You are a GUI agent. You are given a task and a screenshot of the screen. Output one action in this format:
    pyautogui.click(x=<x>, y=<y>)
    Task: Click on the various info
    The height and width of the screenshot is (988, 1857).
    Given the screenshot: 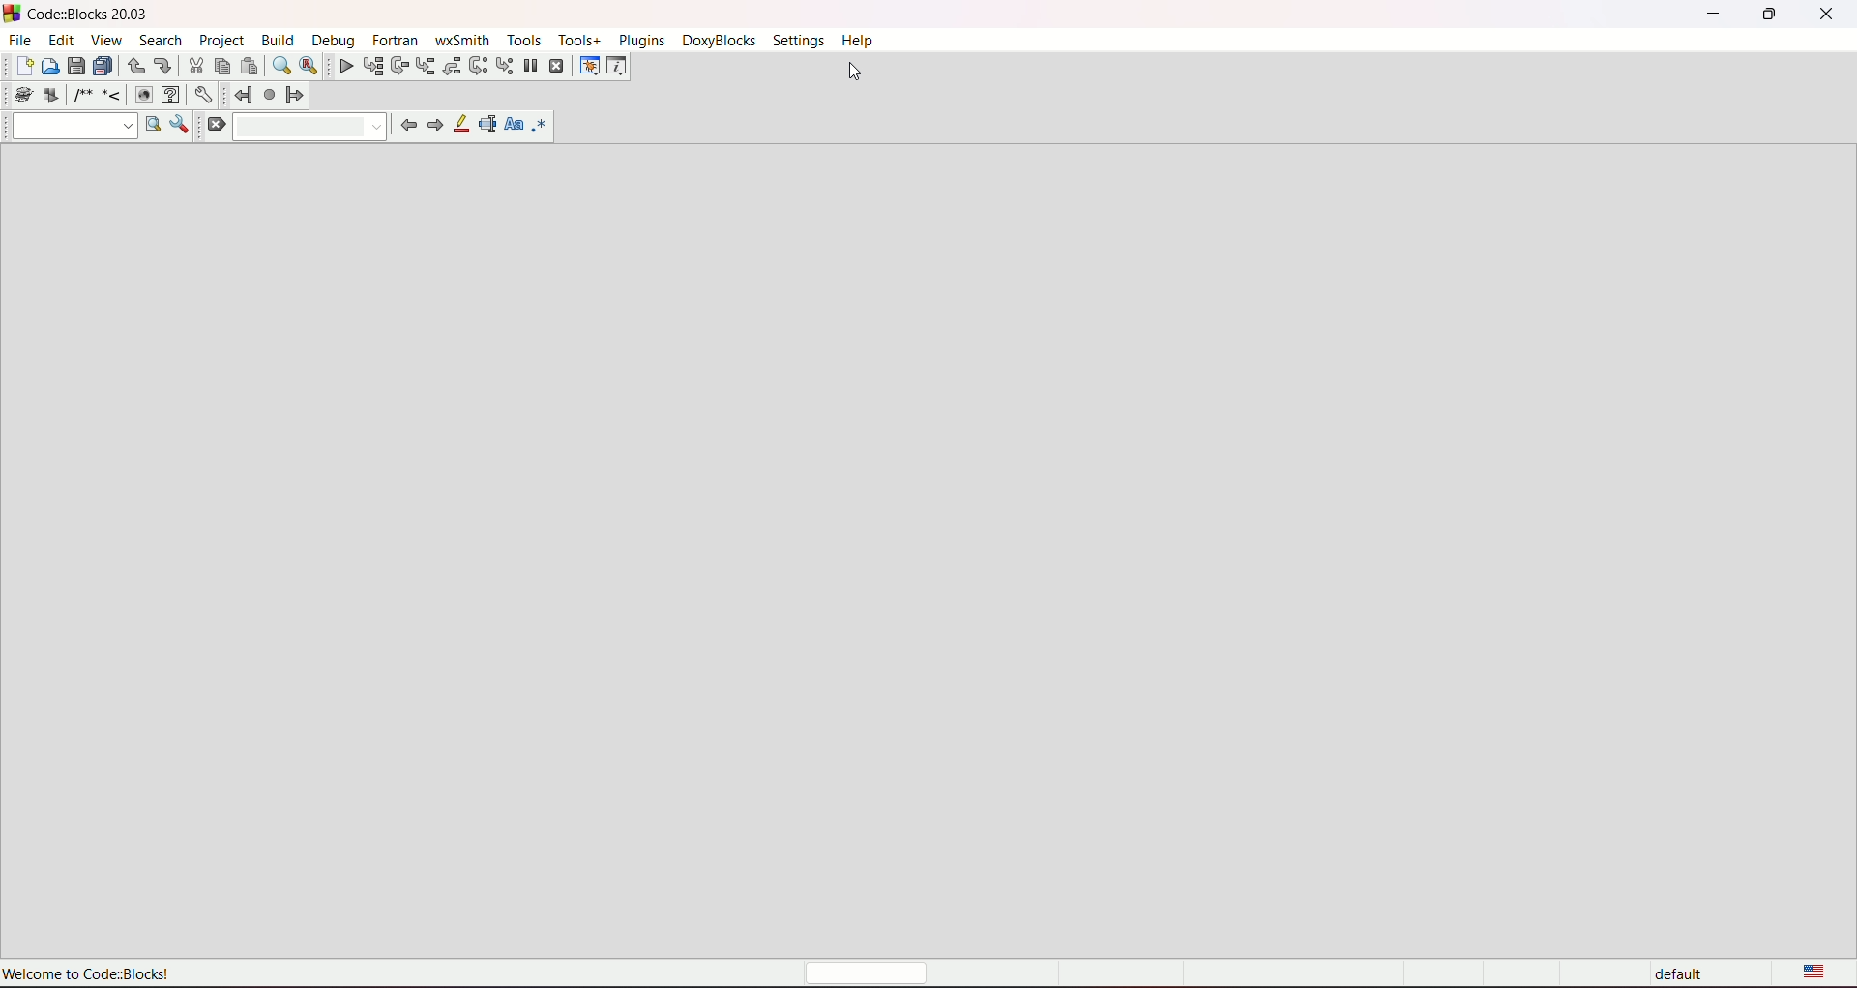 What is the action you would take?
    pyautogui.click(x=621, y=66)
    